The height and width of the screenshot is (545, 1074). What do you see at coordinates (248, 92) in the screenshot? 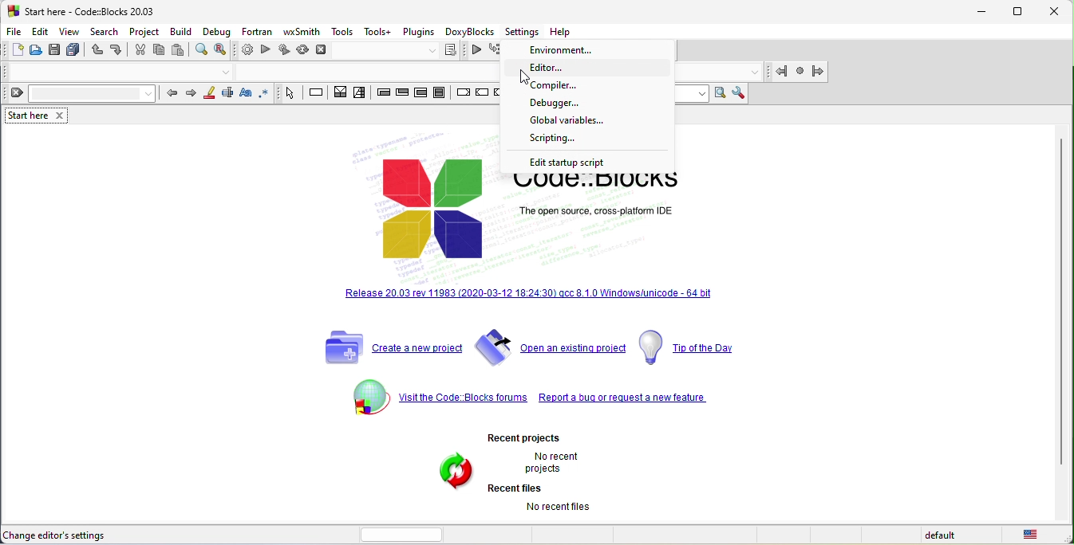
I see `match case` at bounding box center [248, 92].